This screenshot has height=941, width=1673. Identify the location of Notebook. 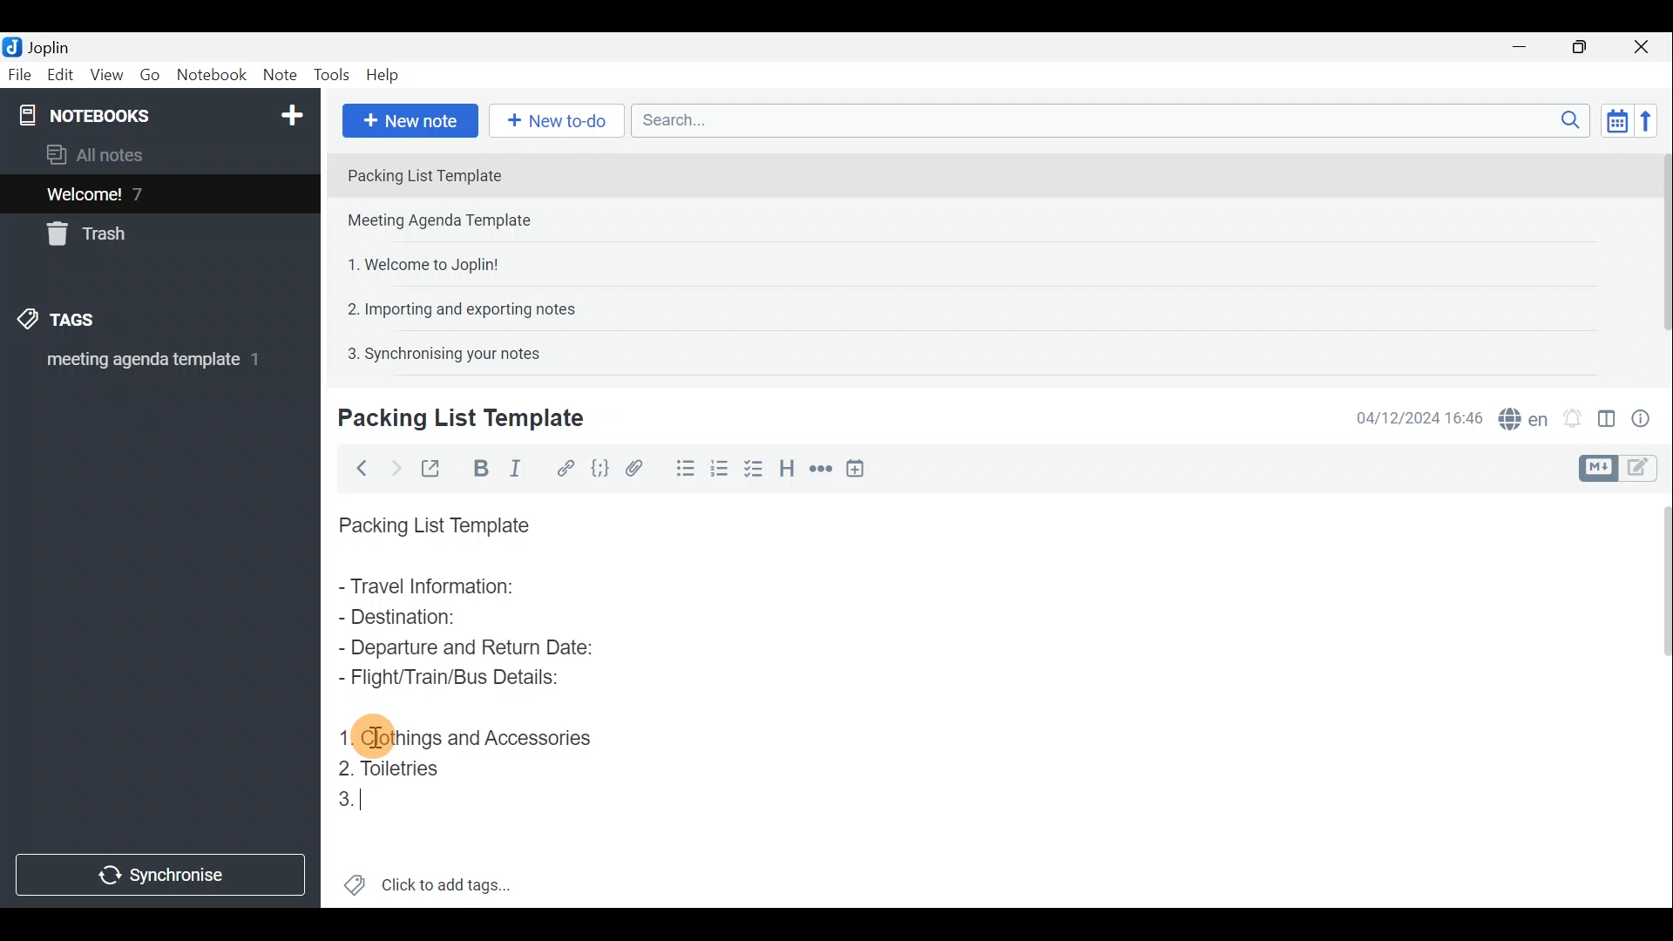
(211, 78).